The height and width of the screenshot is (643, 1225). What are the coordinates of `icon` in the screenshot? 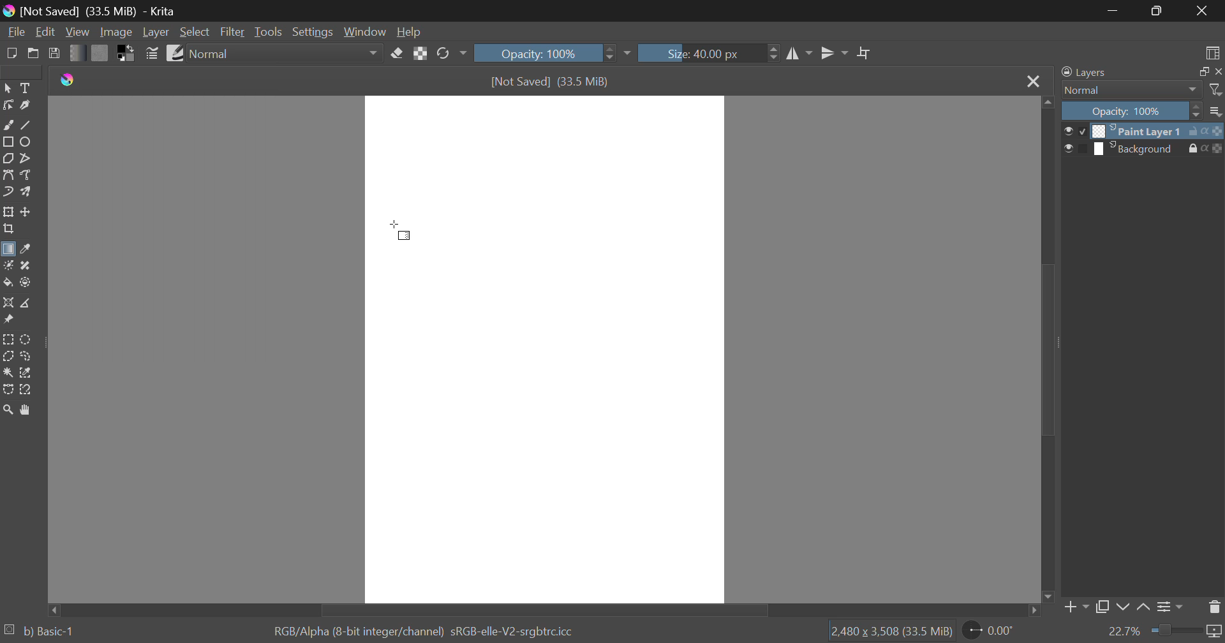 It's located at (1217, 149).